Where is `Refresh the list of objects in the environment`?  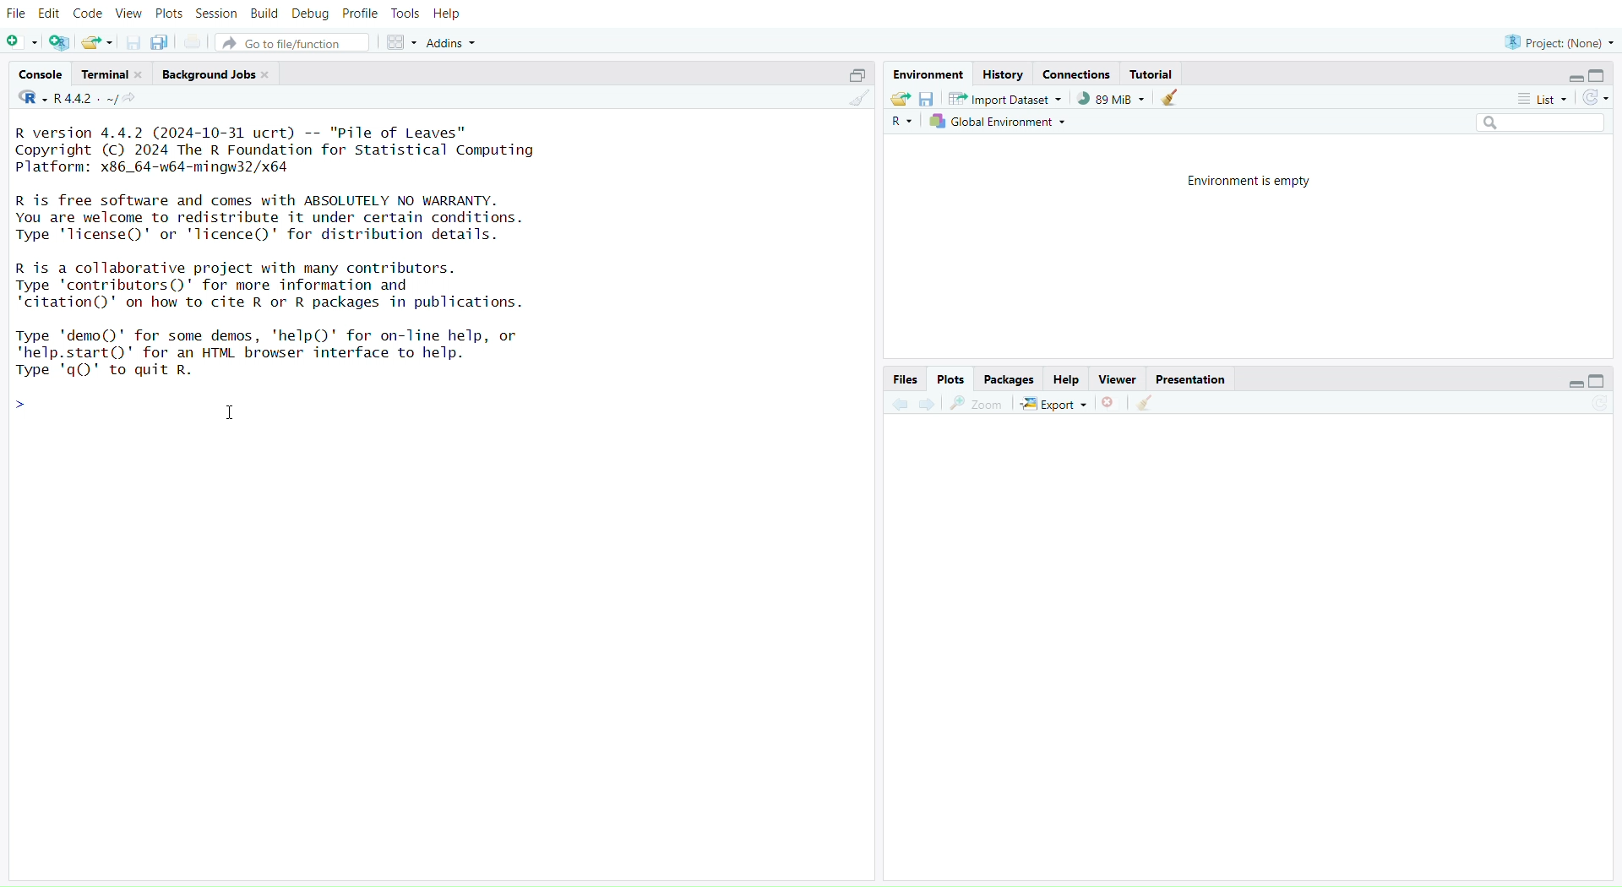
Refresh the list of objects in the environment is located at coordinates (1597, 97).